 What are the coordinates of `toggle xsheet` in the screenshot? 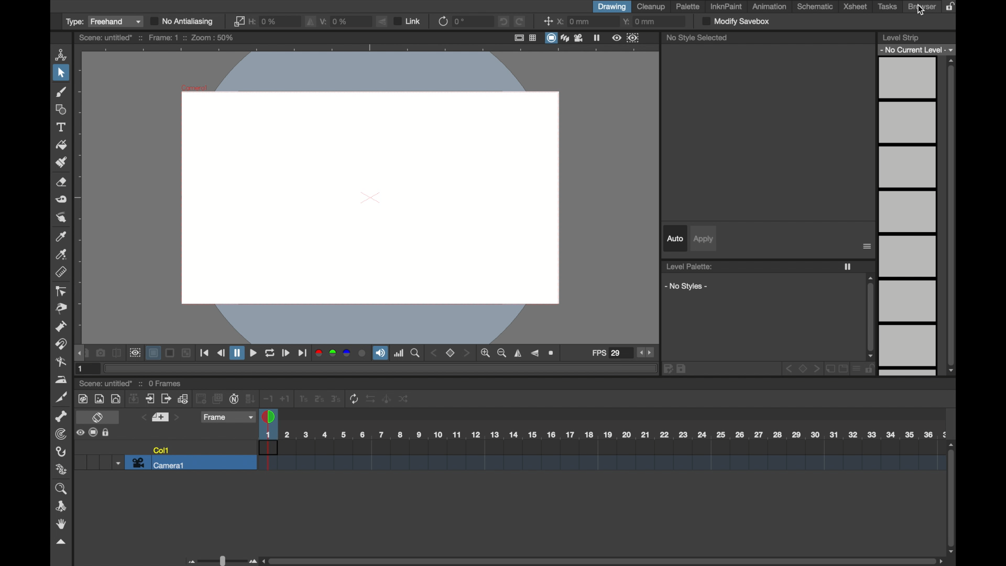 It's located at (99, 417).